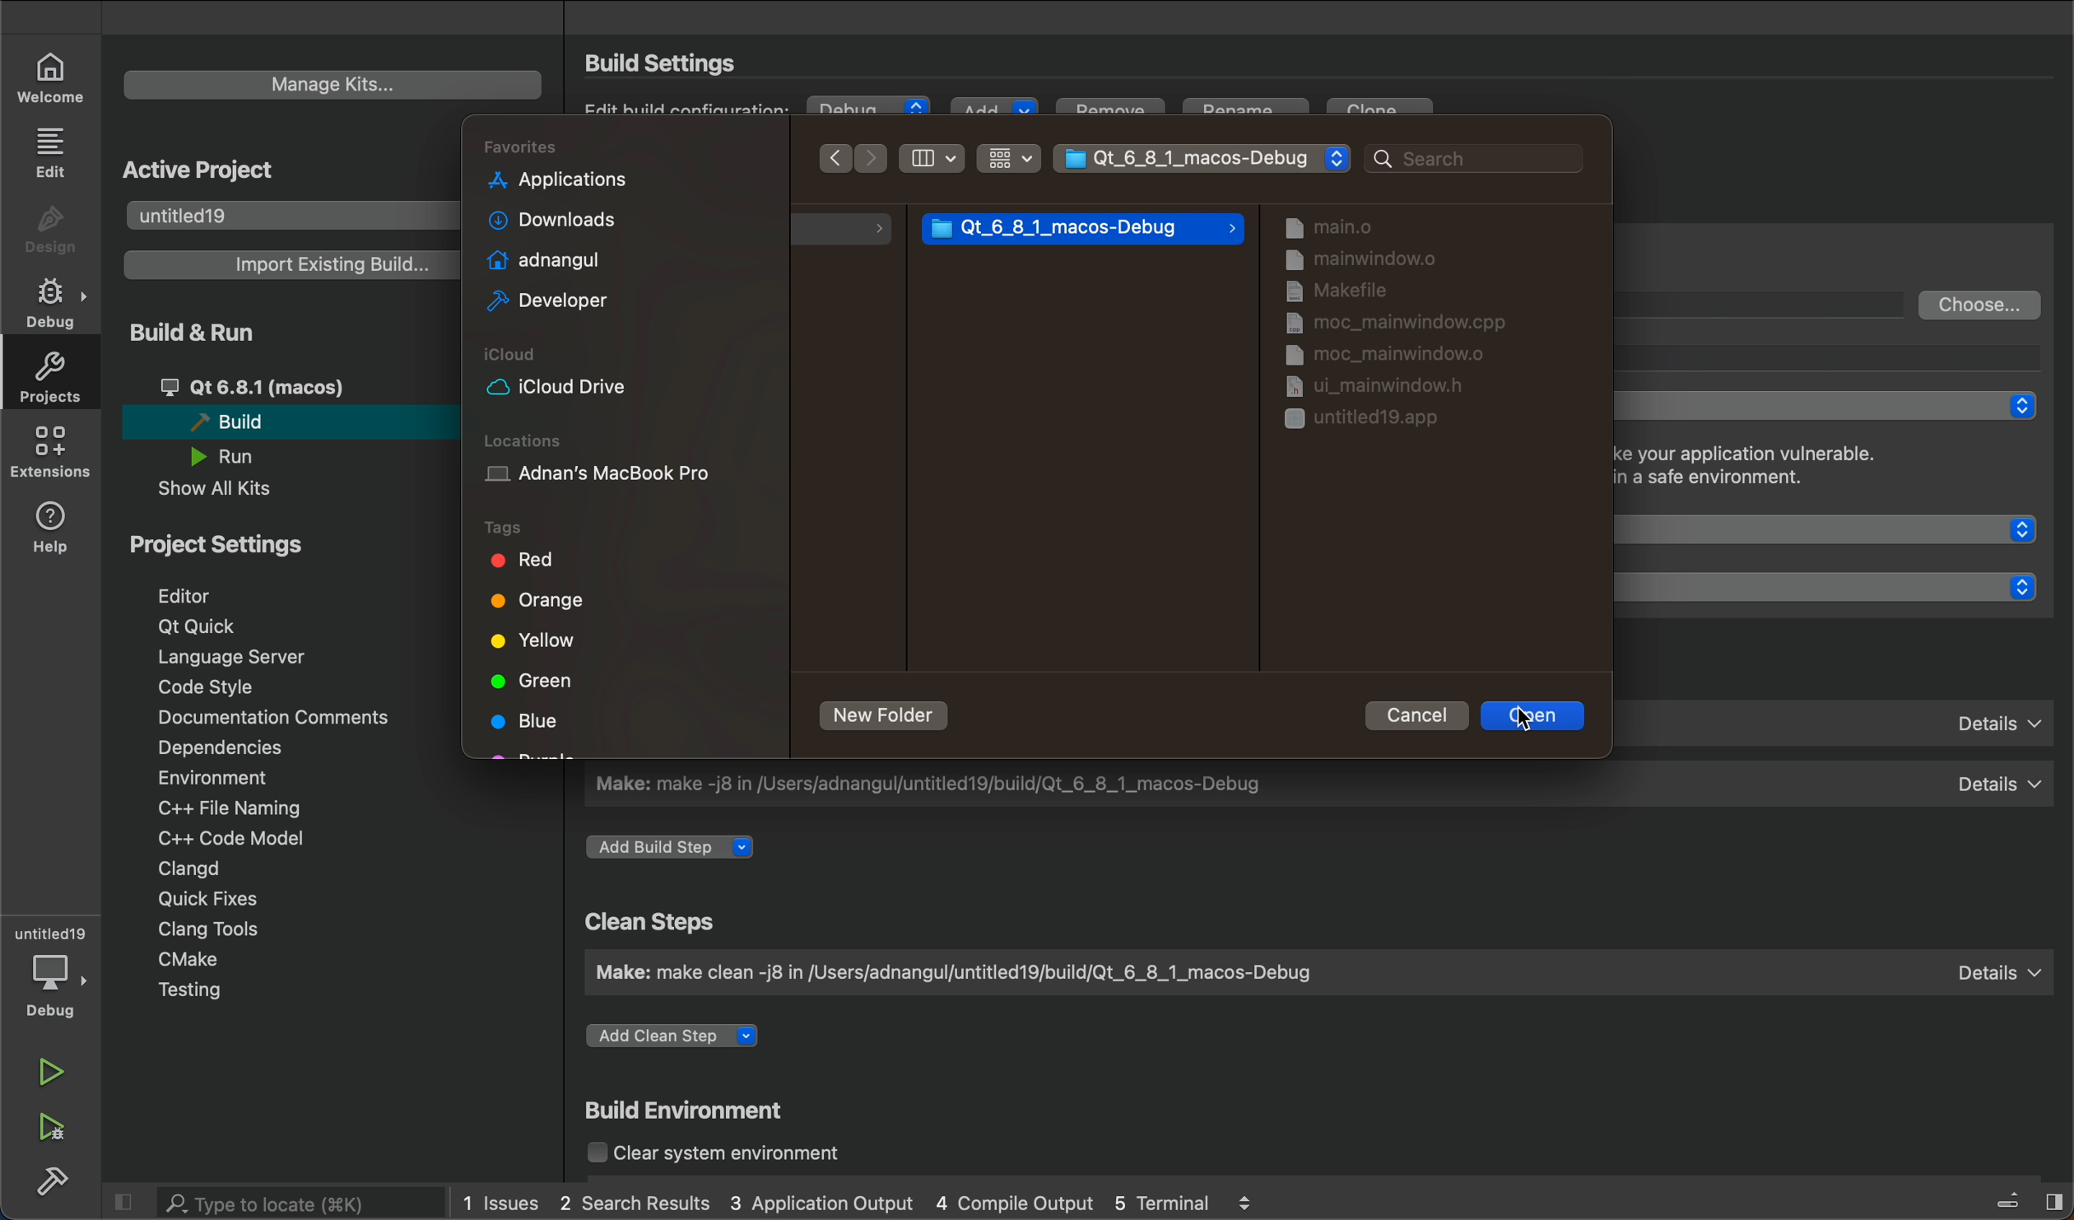 The image size is (2074, 1220). I want to click on yellow, so click(530, 640).